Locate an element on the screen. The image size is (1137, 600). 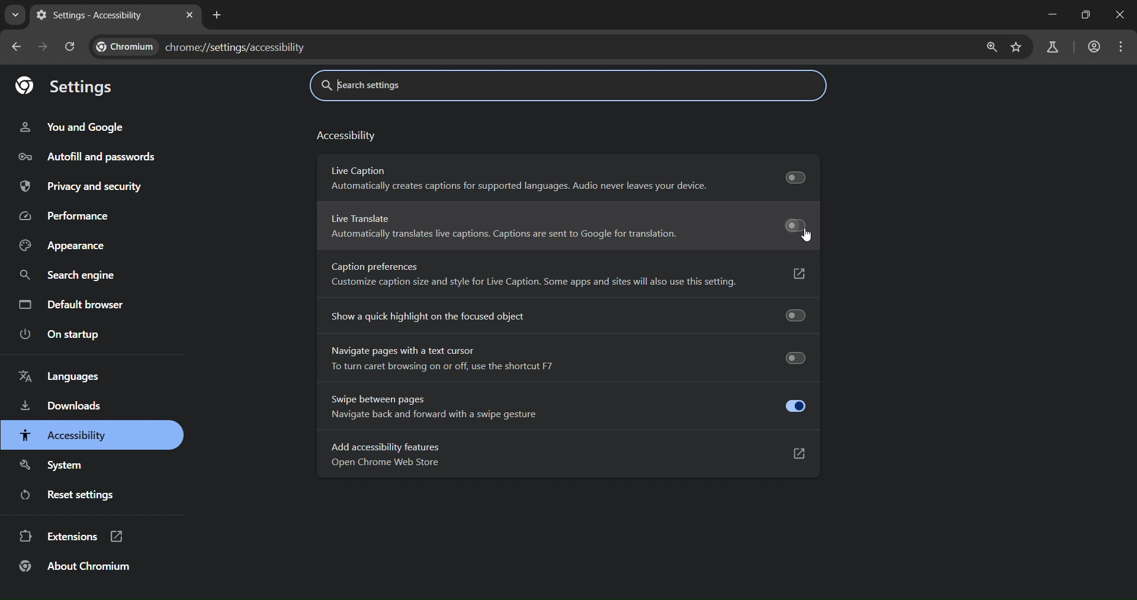
toogle is located at coordinates (791, 175).